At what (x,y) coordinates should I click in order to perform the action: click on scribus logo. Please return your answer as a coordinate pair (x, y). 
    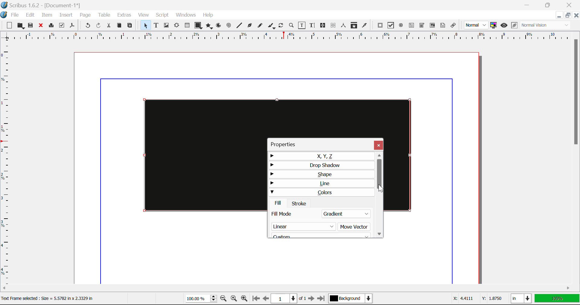
    Looking at the image, I should click on (8, 15).